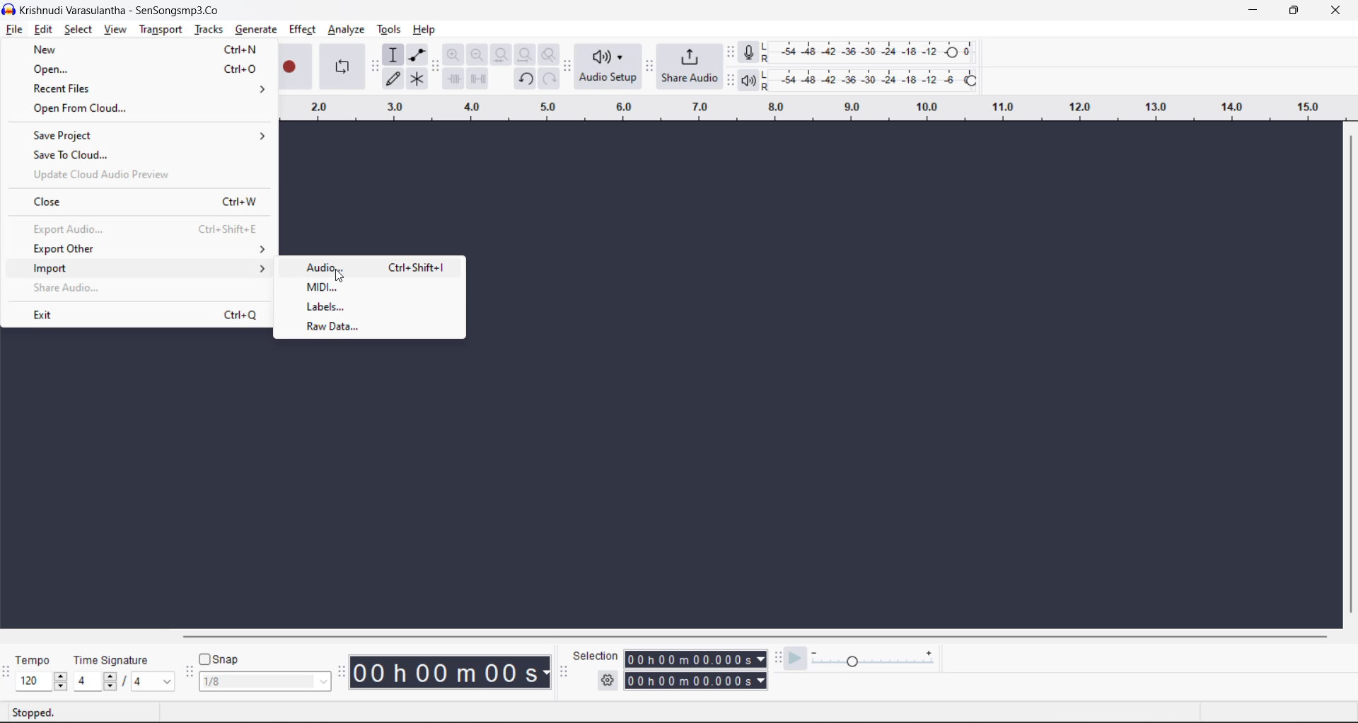  Describe the element at coordinates (149, 50) in the screenshot. I see `new` at that location.